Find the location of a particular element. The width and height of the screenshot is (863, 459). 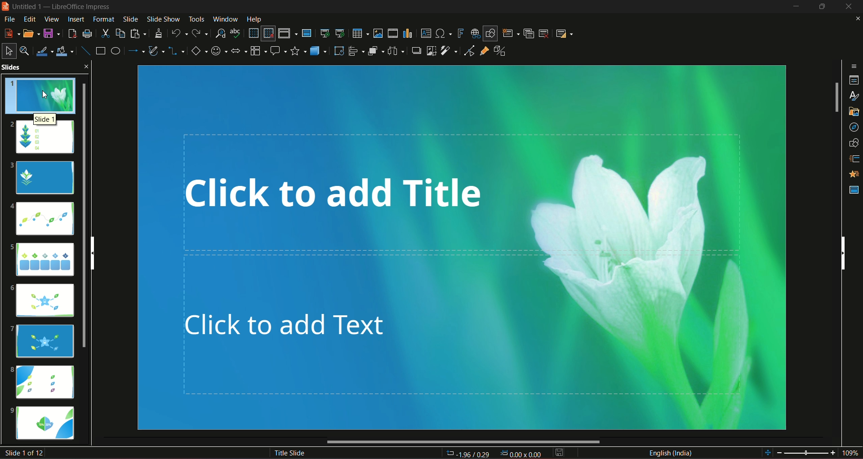

cursor is located at coordinates (46, 95).